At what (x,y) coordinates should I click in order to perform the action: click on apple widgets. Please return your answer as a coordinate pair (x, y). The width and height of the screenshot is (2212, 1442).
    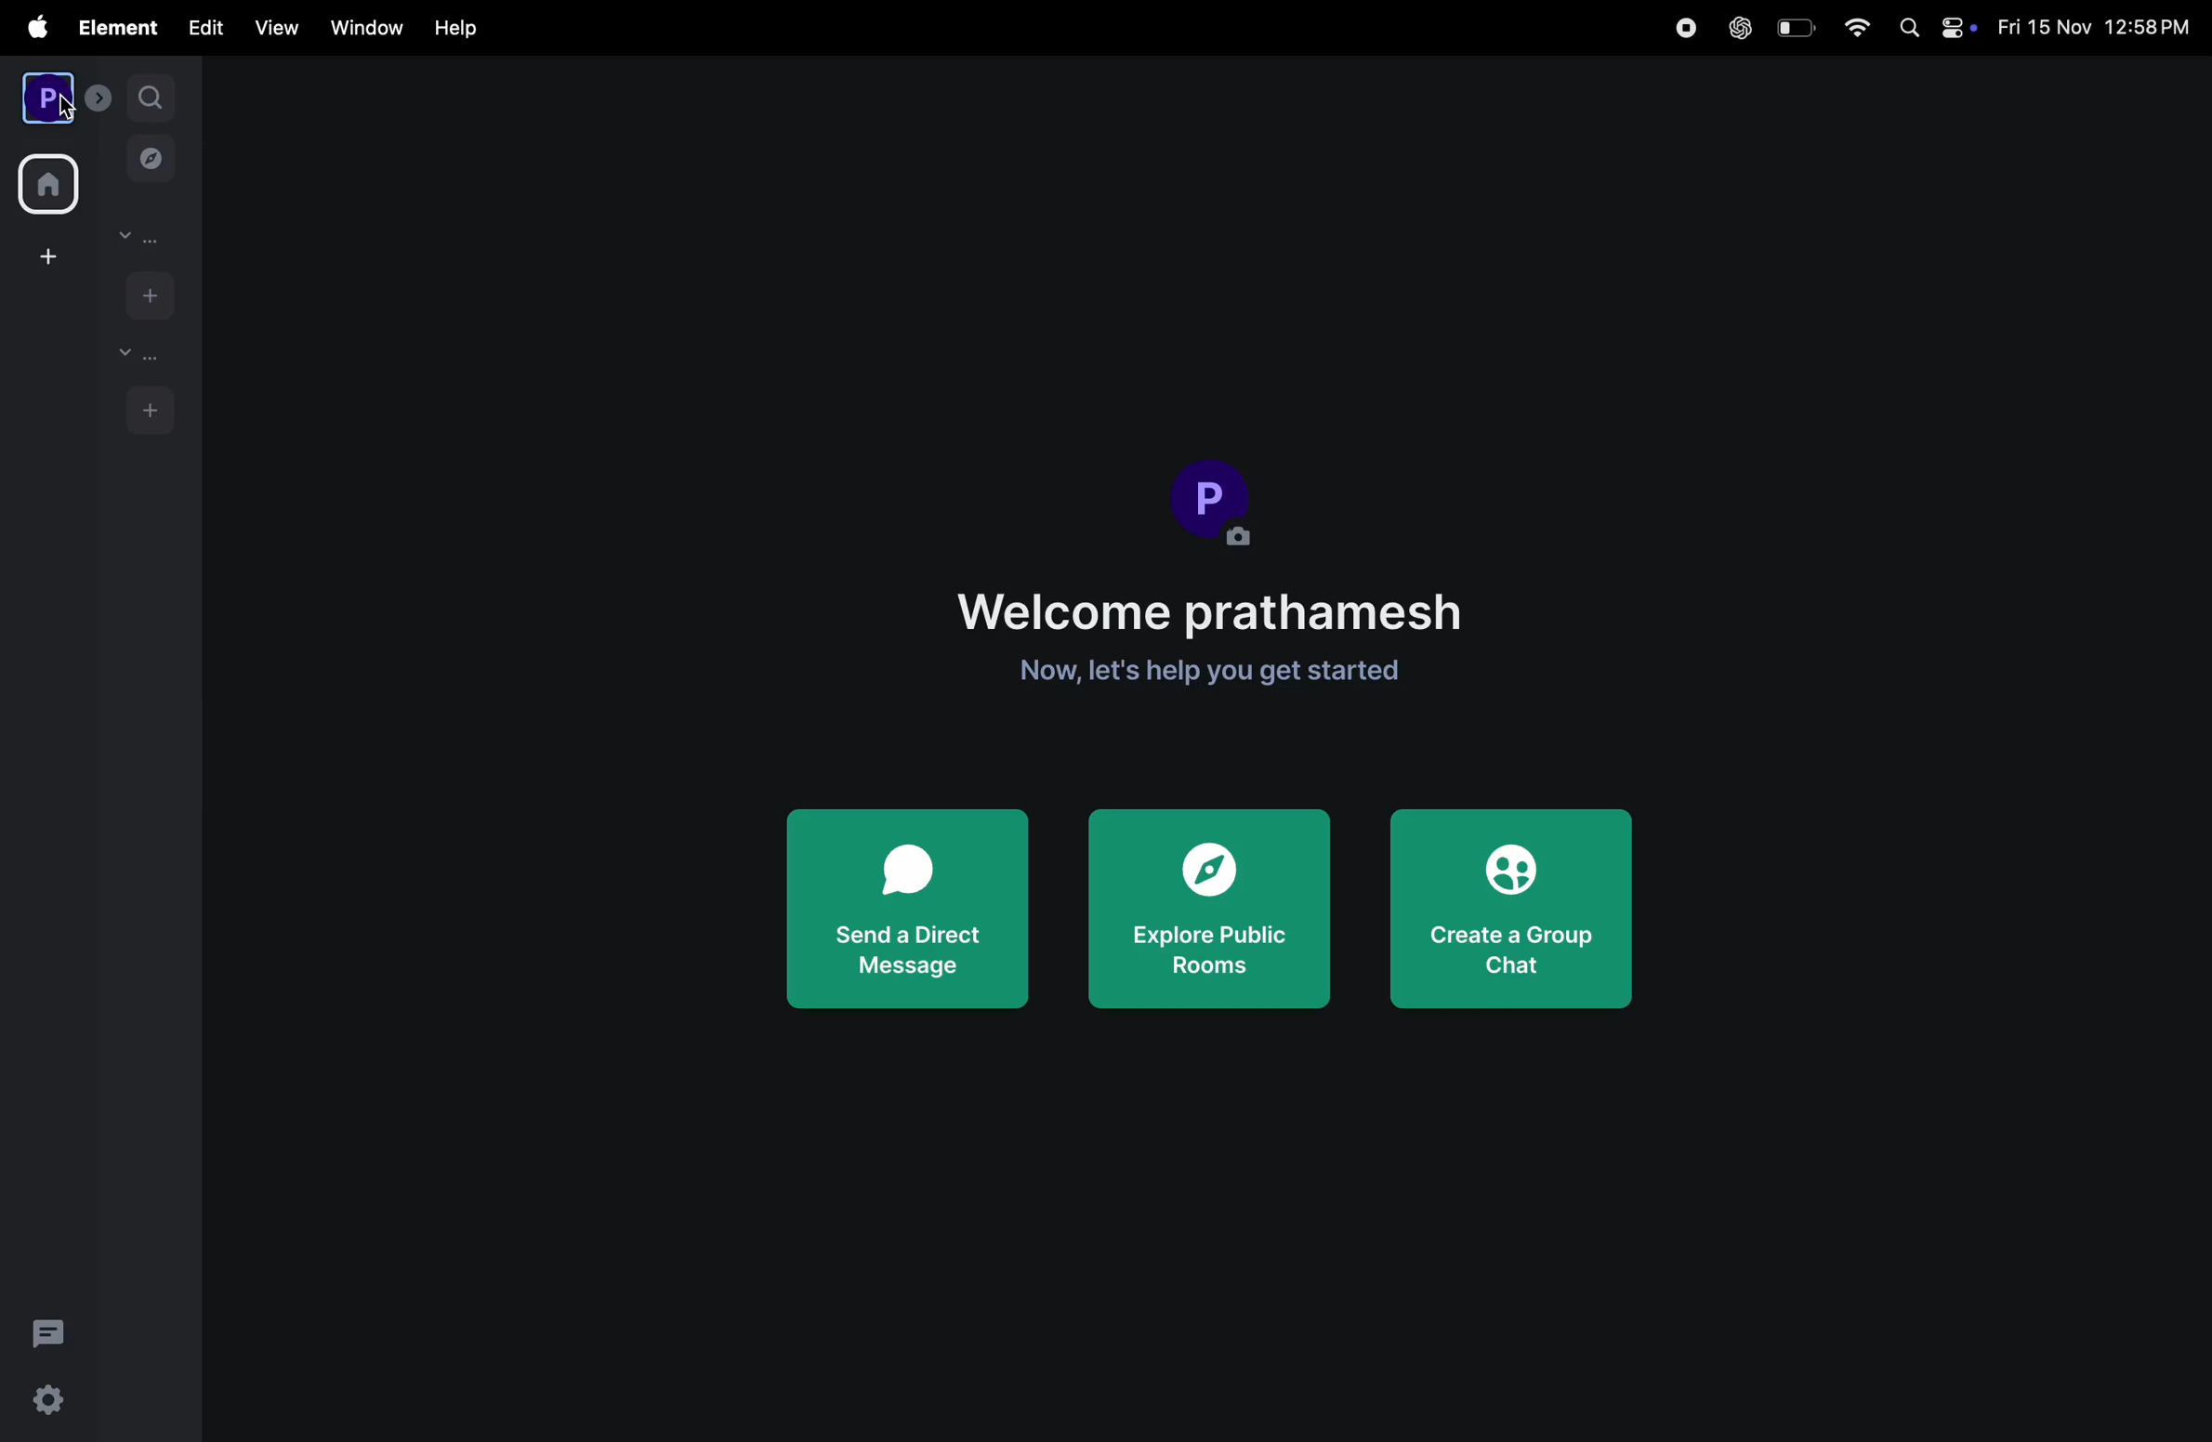
    Looking at the image, I should click on (1937, 26).